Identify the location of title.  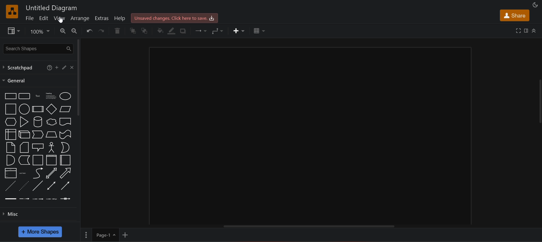
(51, 7).